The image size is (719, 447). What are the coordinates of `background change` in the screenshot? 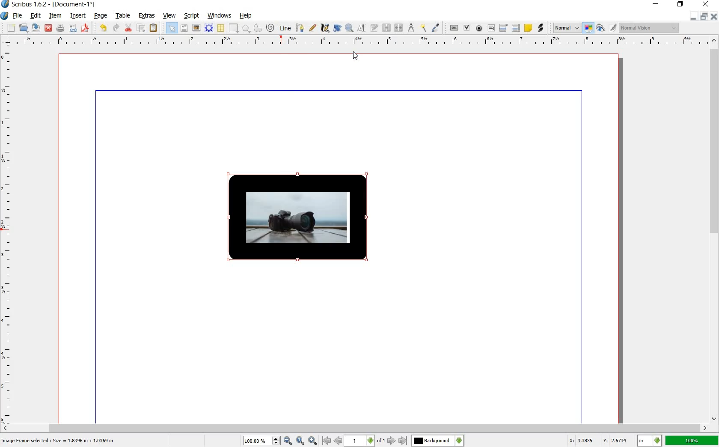 It's located at (437, 441).